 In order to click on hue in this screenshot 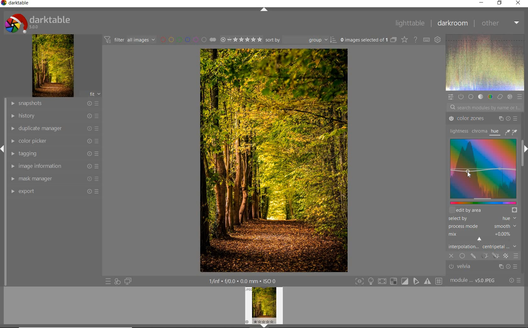, I will do `click(495, 131)`.